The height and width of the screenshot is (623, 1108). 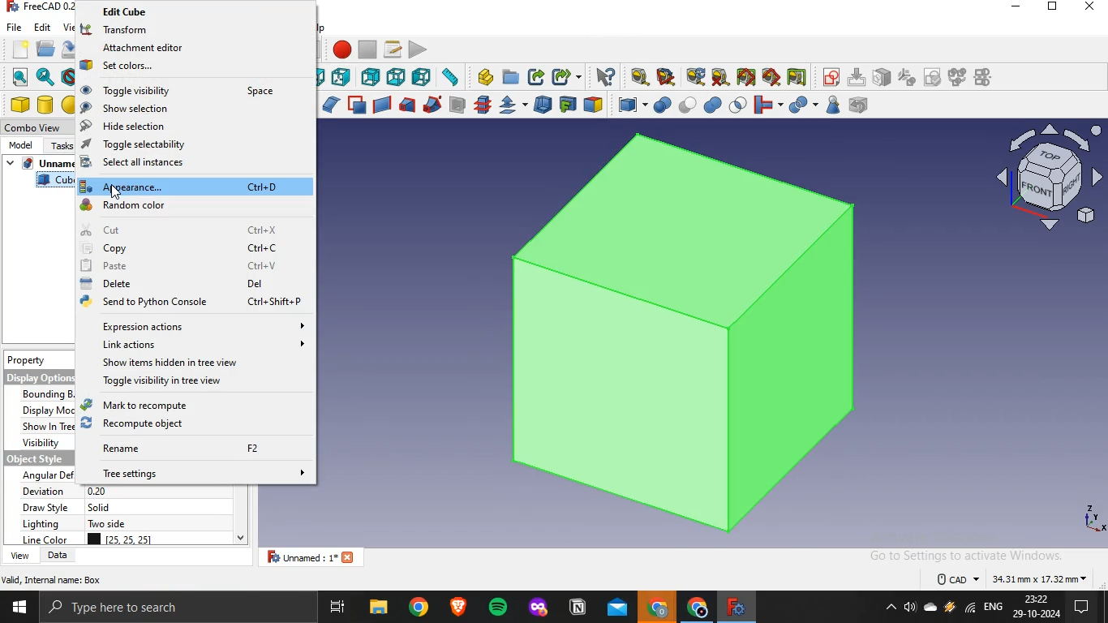 What do you see at coordinates (662, 105) in the screenshot?
I see `boolean` at bounding box center [662, 105].